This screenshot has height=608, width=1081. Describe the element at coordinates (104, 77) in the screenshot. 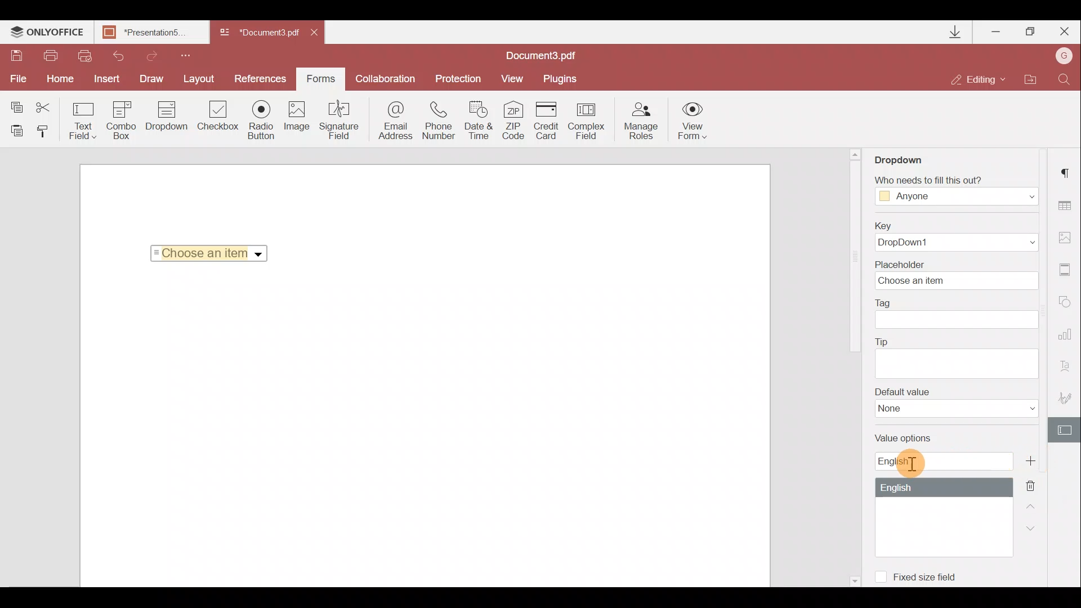

I see `Insert` at that location.